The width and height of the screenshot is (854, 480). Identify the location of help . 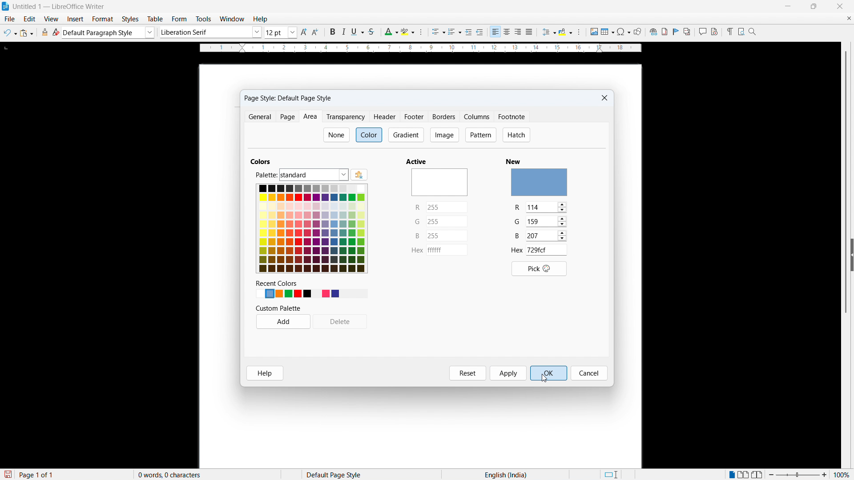
(261, 20).